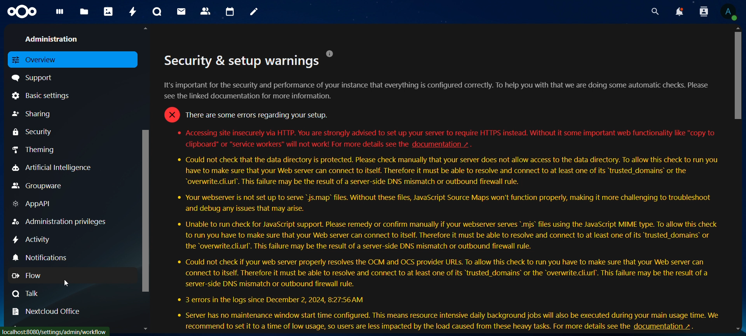  What do you see at coordinates (134, 12) in the screenshot?
I see `activity` at bounding box center [134, 12].